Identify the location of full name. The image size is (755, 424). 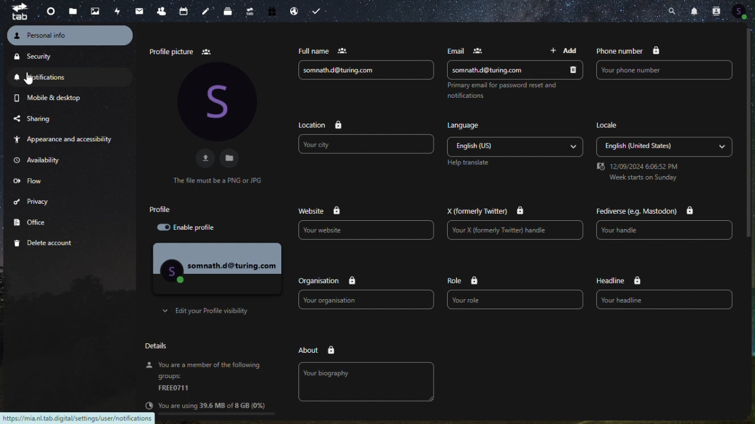
(321, 50).